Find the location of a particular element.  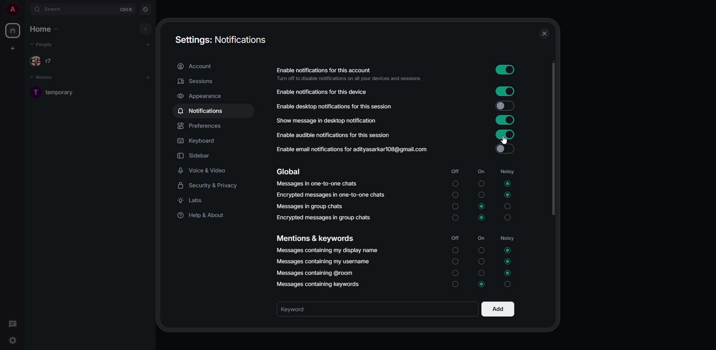

Off Unselected is located at coordinates (455, 251).